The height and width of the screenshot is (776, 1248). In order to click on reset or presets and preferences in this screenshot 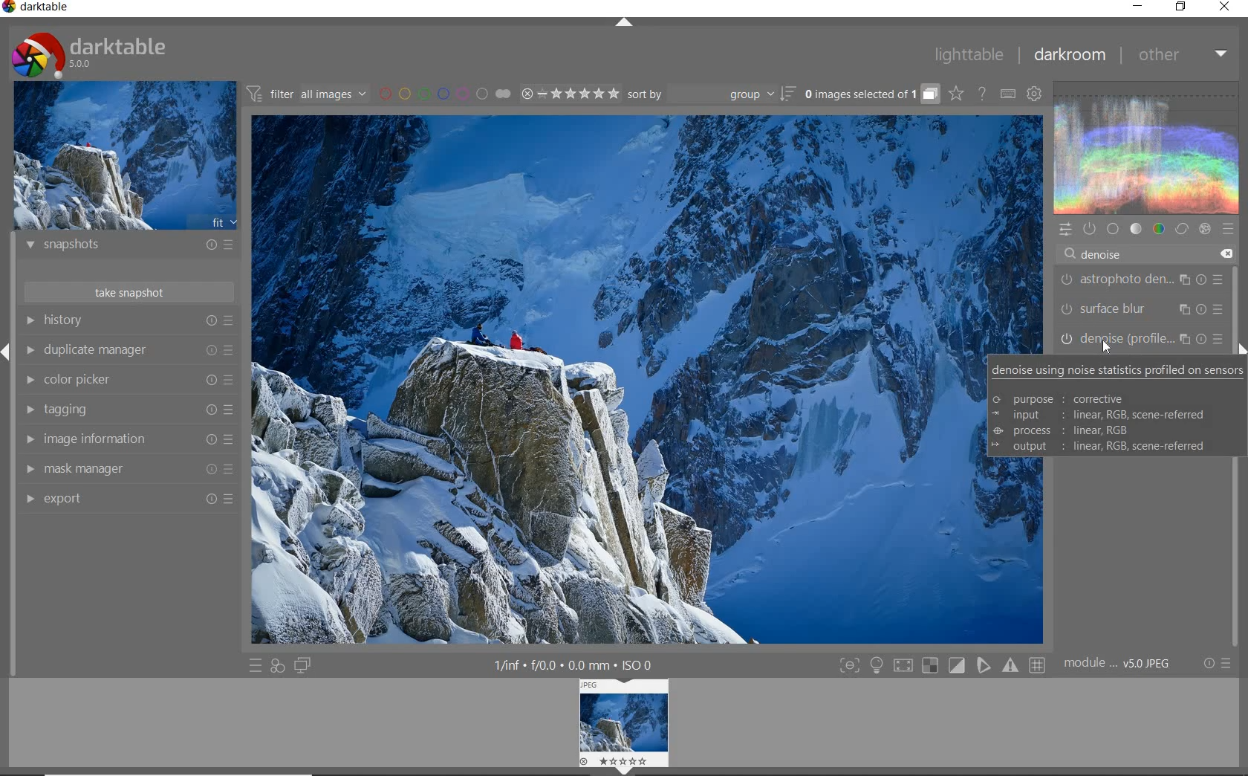, I will do `click(1219, 663)`.